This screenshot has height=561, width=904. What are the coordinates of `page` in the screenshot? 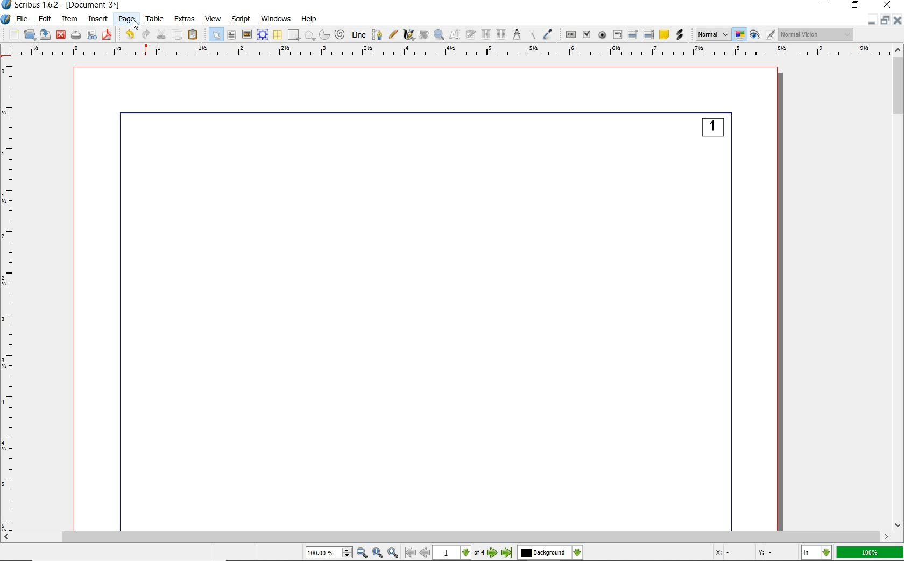 It's located at (126, 19).